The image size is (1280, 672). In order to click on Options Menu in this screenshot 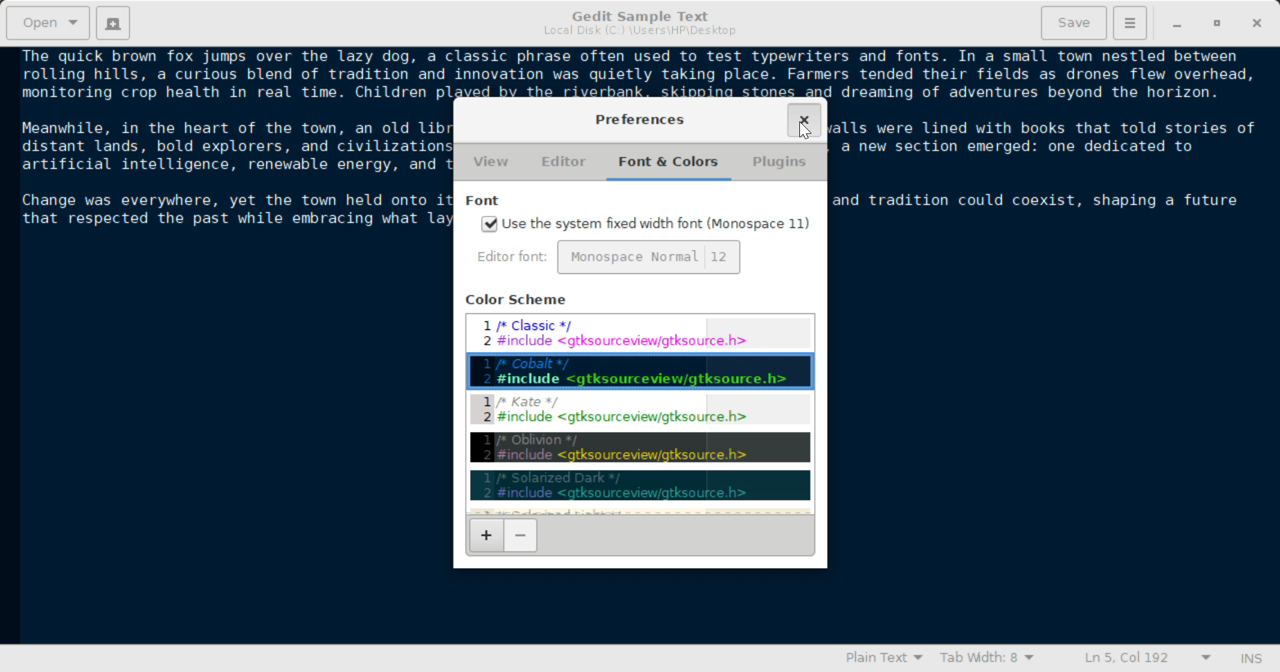, I will do `click(1129, 22)`.